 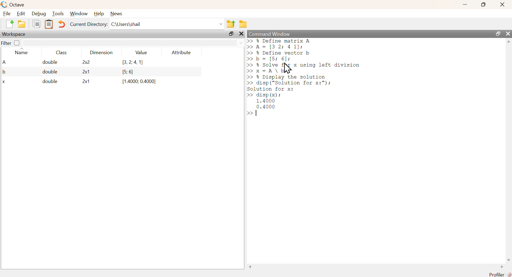 I want to click on off, so click(x=17, y=43).